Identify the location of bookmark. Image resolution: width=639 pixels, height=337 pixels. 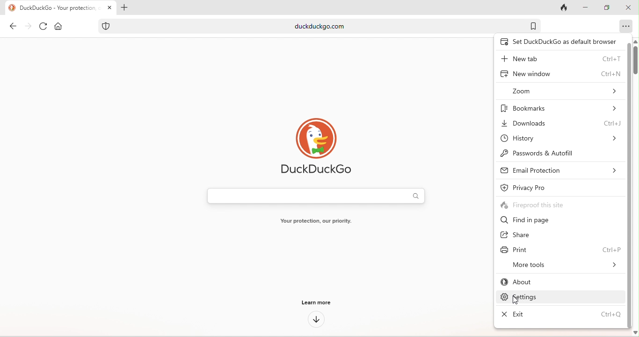
(534, 26).